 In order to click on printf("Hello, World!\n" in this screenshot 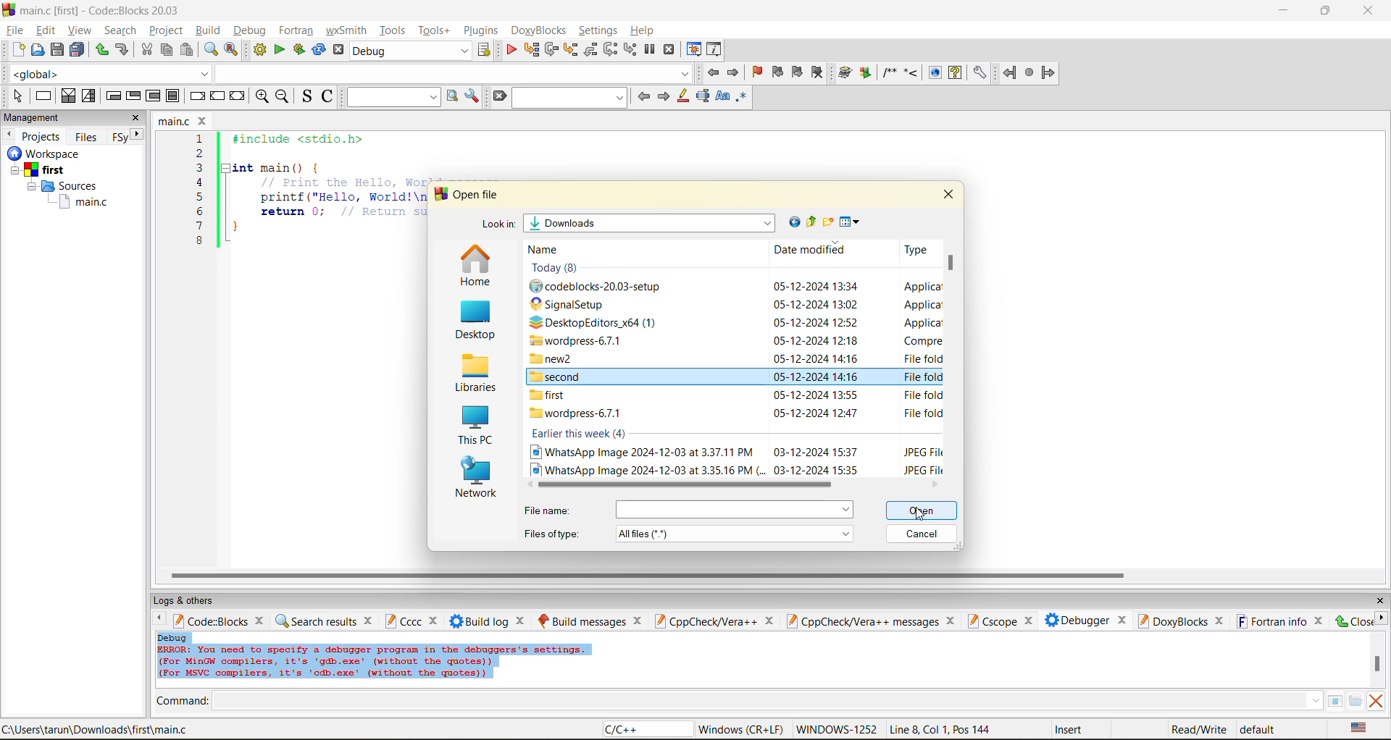, I will do `click(342, 197)`.